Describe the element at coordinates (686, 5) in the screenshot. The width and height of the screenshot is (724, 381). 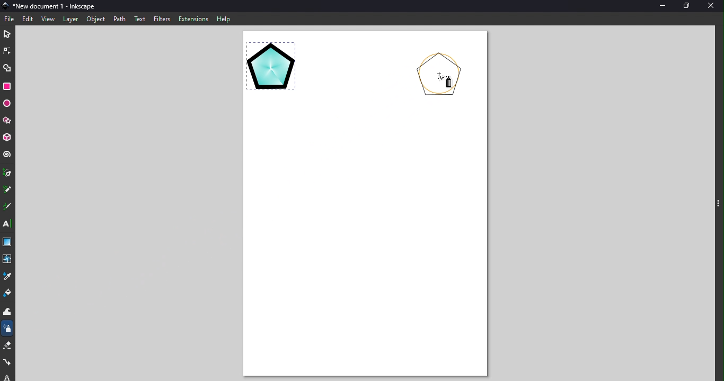
I see `Maximize` at that location.